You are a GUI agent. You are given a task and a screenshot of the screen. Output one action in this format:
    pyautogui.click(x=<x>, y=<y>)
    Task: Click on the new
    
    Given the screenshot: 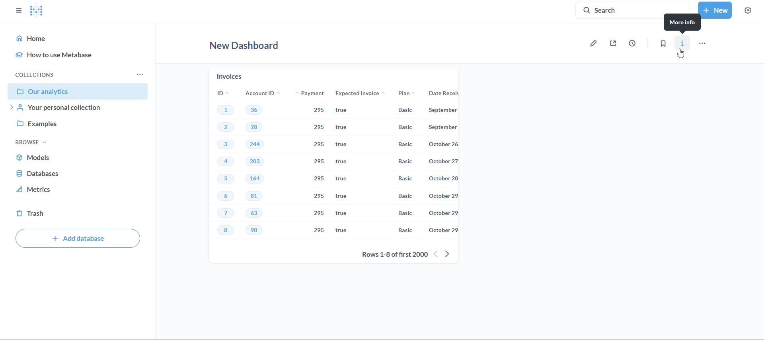 What is the action you would take?
    pyautogui.click(x=715, y=10)
    